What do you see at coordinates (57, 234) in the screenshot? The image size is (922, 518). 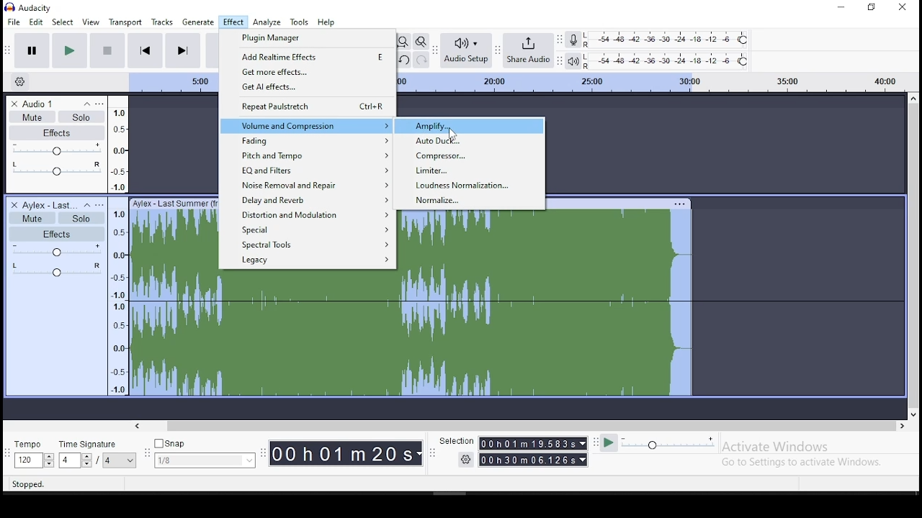 I see `effects` at bounding box center [57, 234].